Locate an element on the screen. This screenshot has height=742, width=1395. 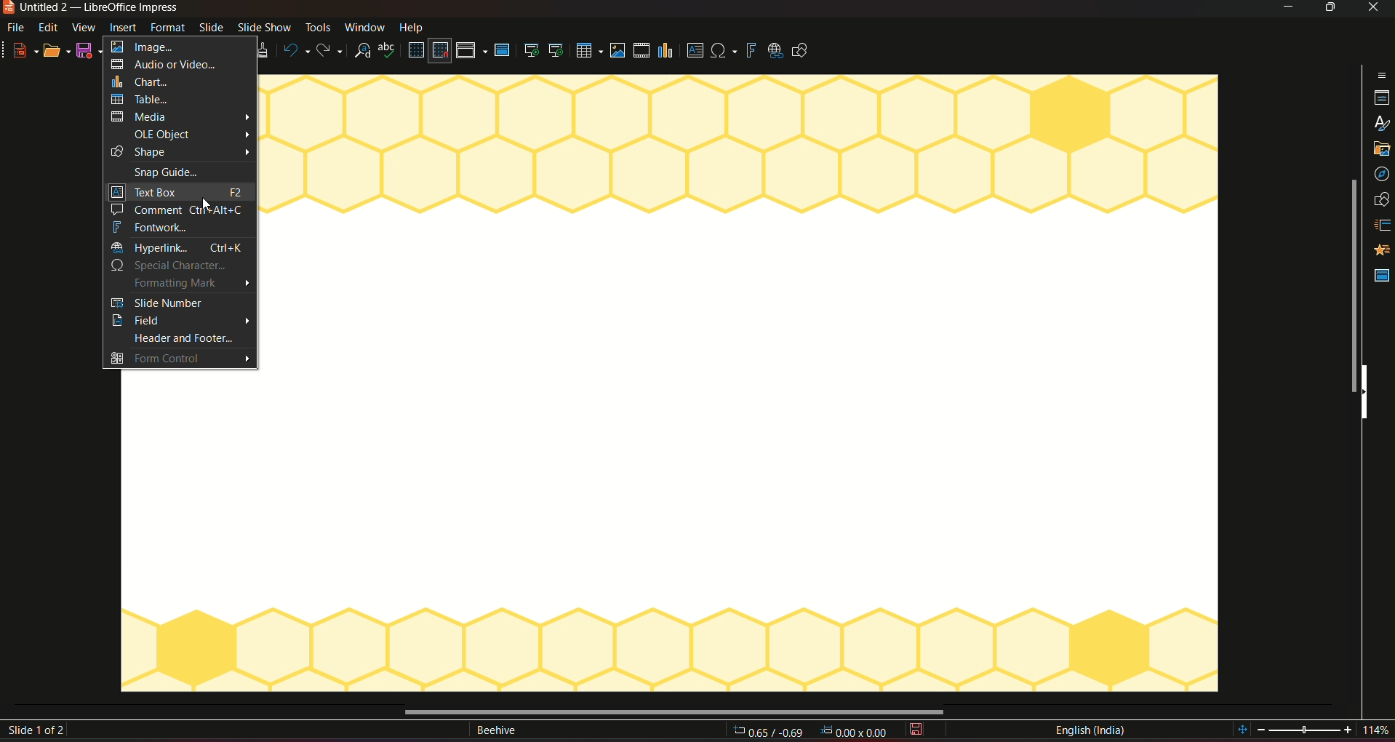
chart is located at coordinates (179, 81).